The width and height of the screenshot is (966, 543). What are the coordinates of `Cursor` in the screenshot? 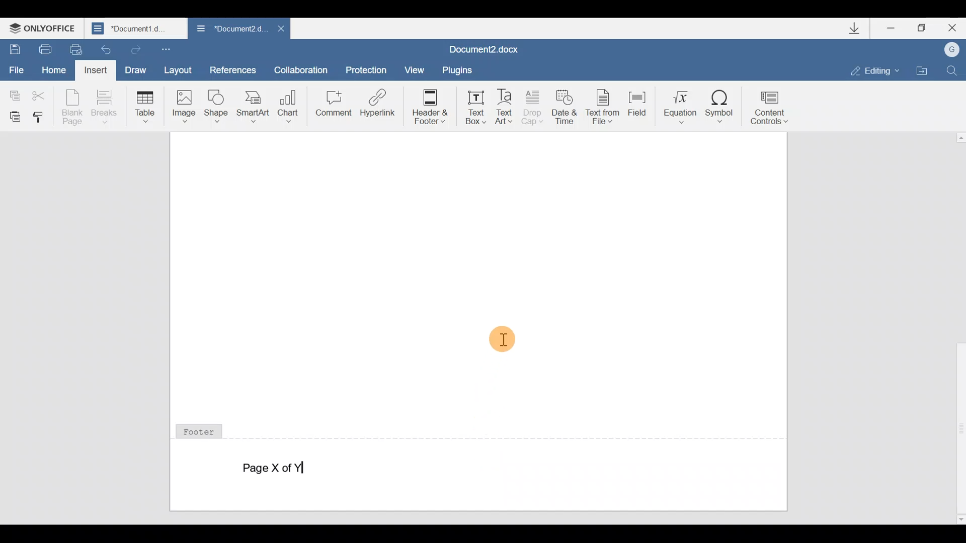 It's located at (503, 340).